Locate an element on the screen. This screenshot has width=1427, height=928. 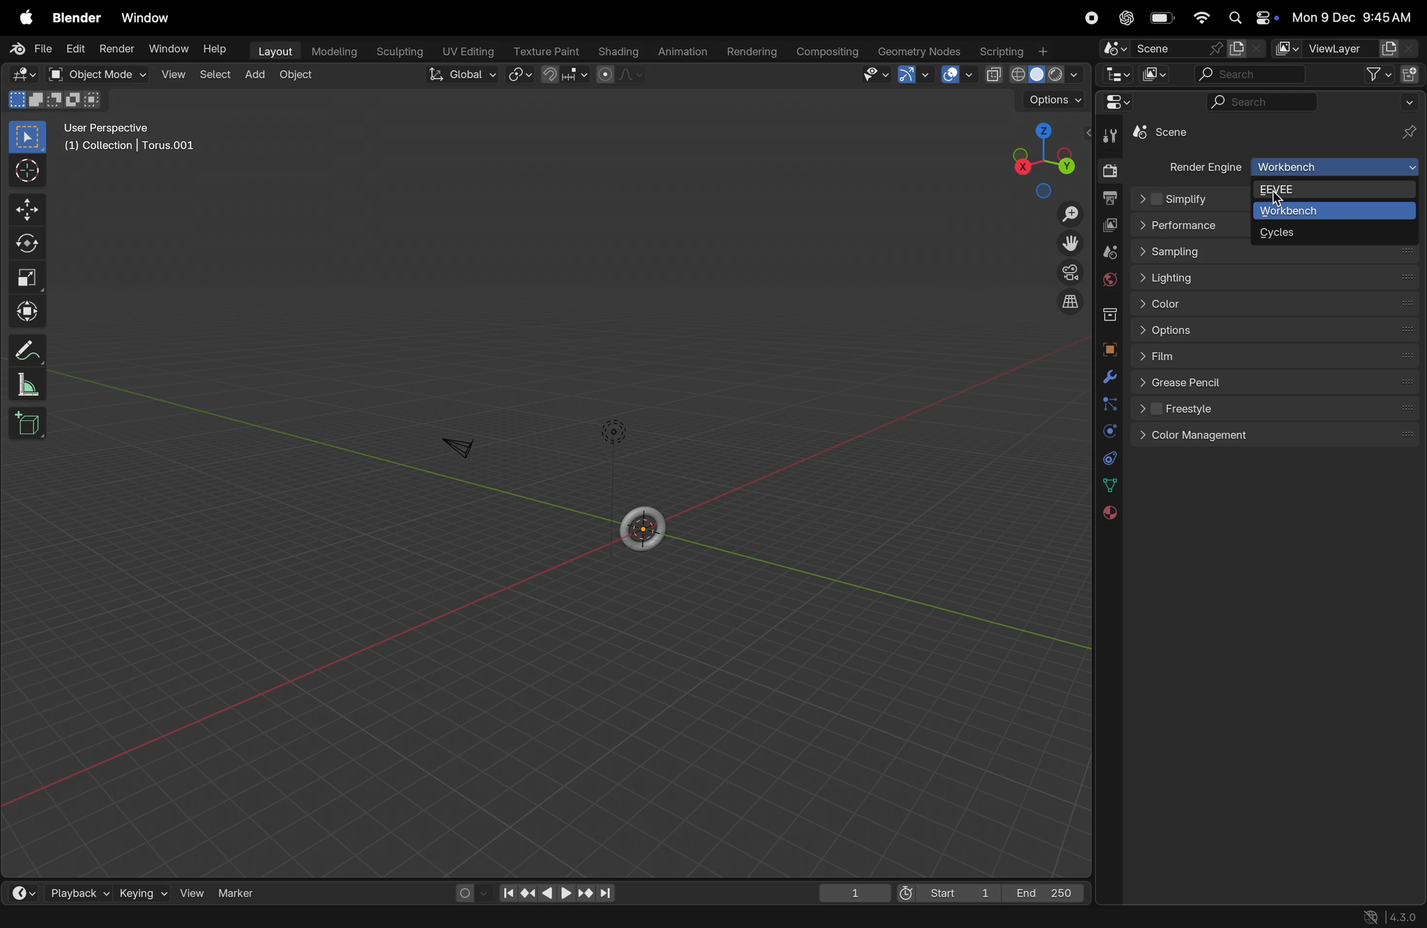
search is located at coordinates (1259, 102).